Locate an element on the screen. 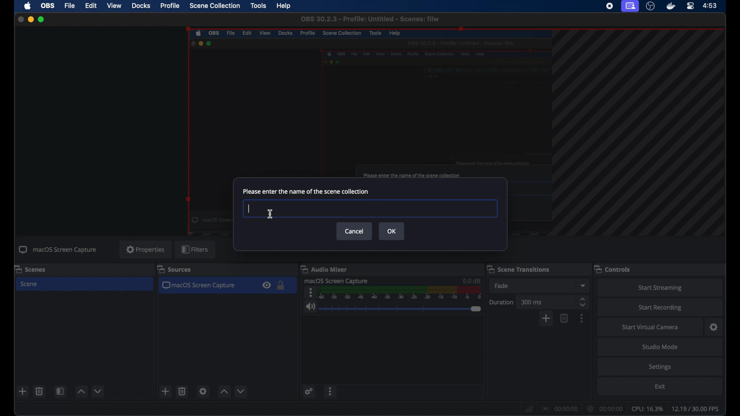 Image resolution: width=740 pixels, height=416 pixels. connection is located at coordinates (561, 408).